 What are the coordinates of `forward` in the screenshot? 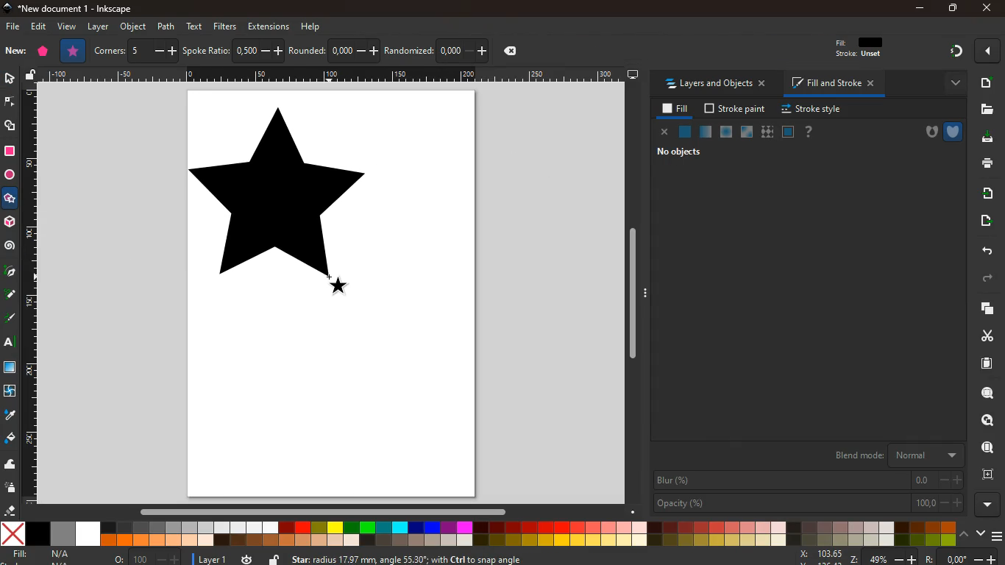 It's located at (981, 280).